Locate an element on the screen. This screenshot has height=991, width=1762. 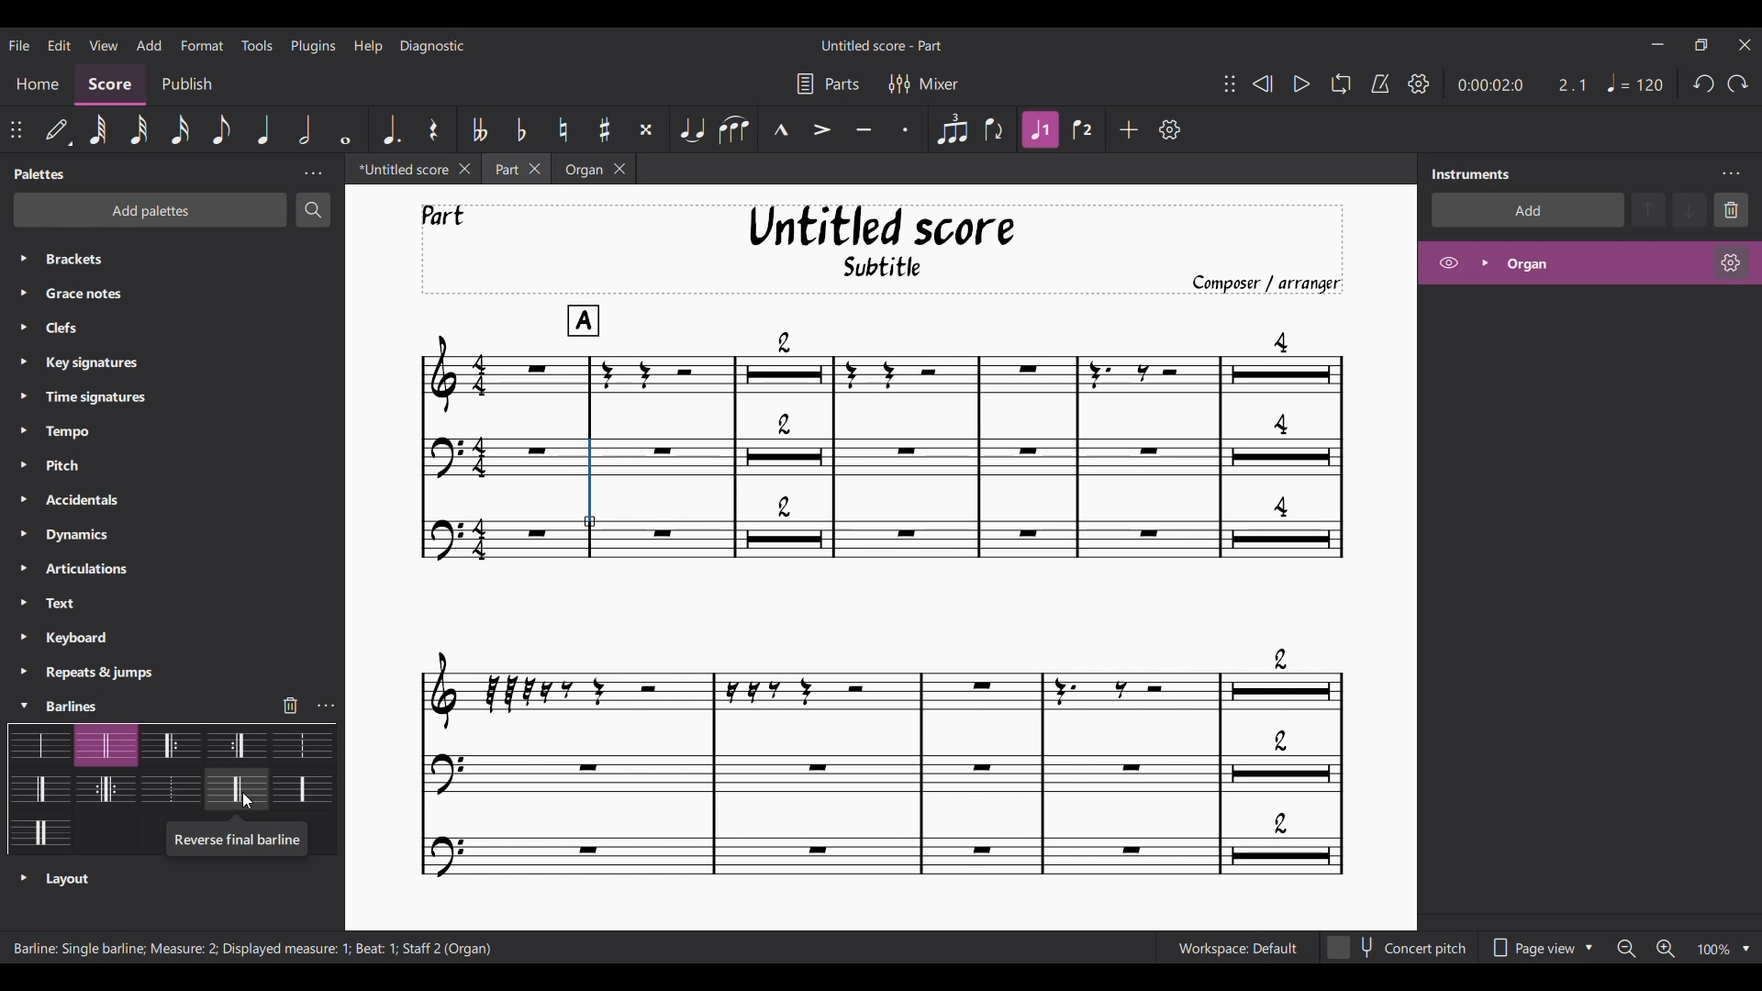
Organ tab is located at coordinates (581, 169).